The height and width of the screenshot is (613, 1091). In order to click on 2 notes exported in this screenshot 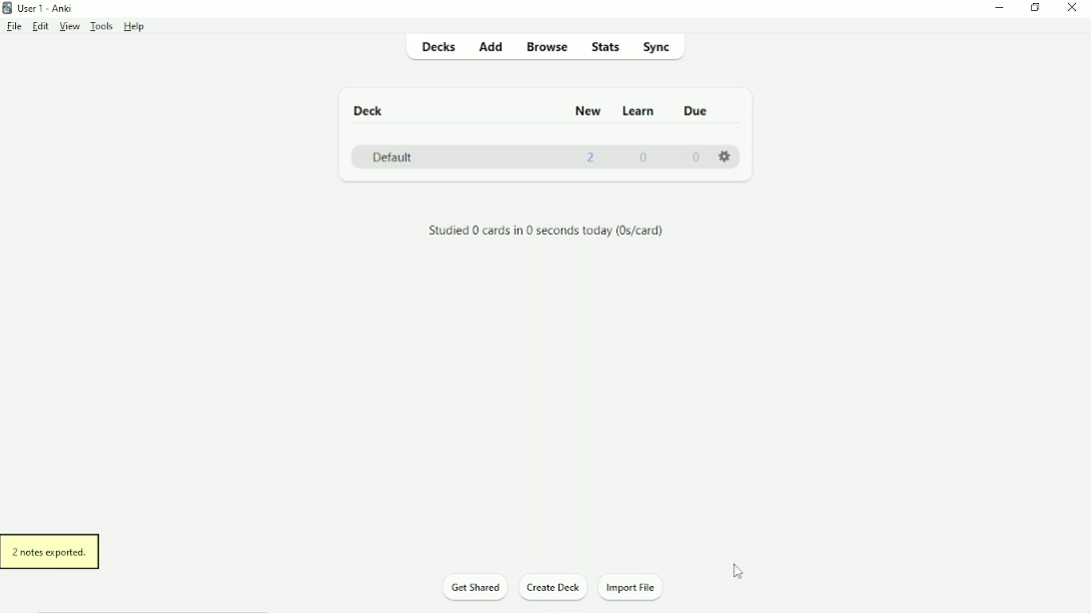, I will do `click(51, 552)`.